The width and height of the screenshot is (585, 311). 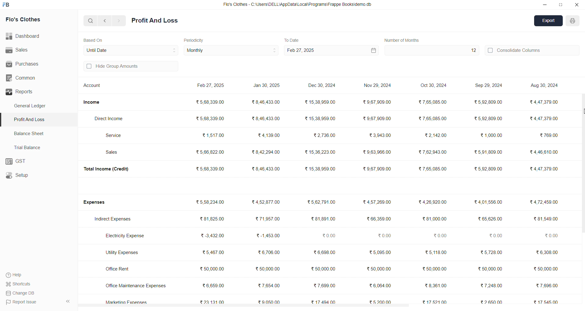 I want to click on ₹4,47.379.00, so click(x=543, y=102).